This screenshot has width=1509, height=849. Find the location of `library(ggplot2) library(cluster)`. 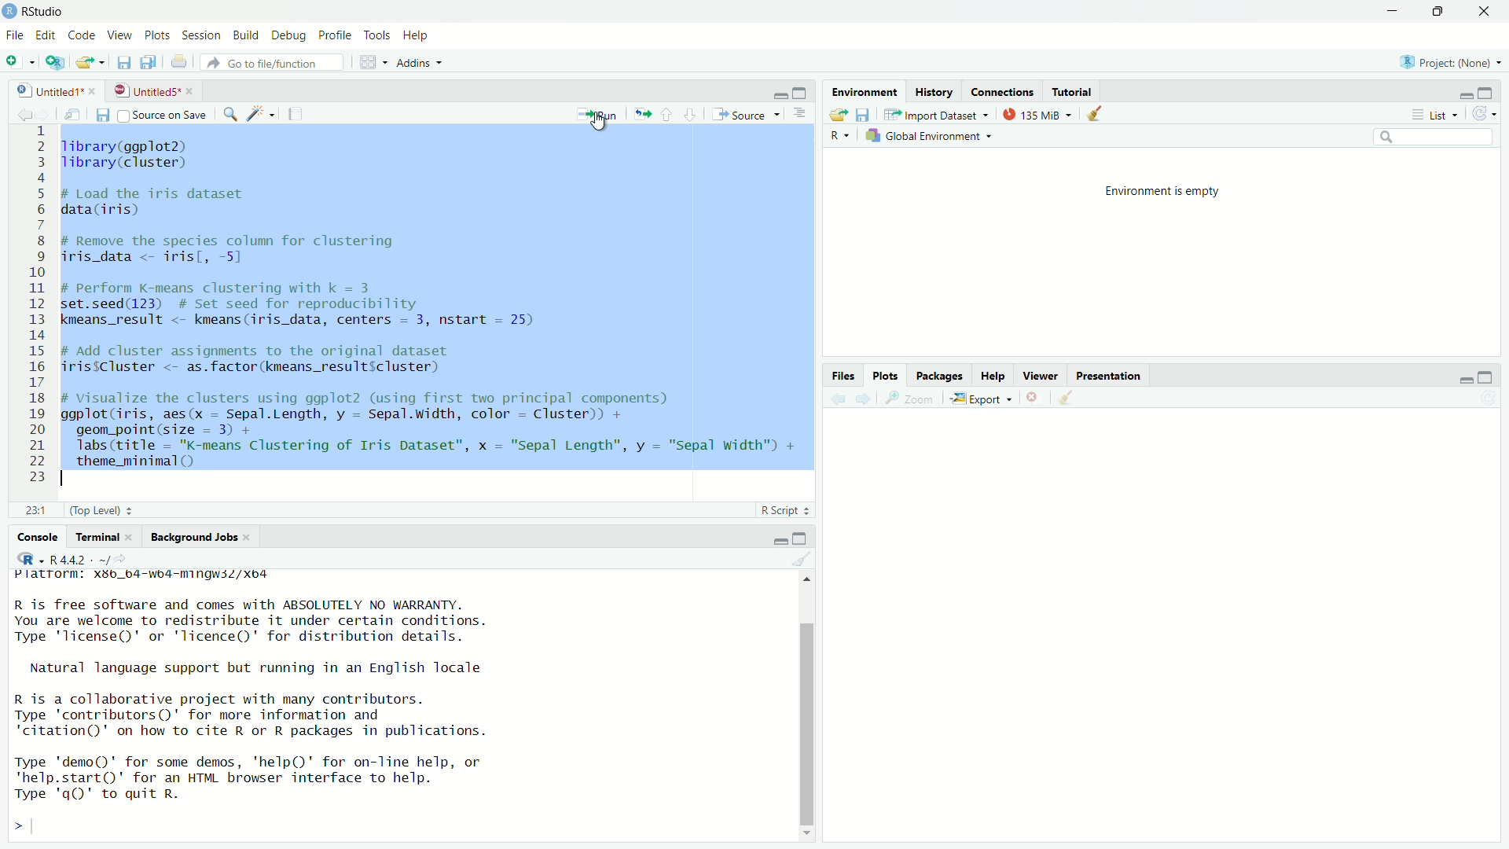

library(ggplot2) library(cluster) is located at coordinates (153, 154).